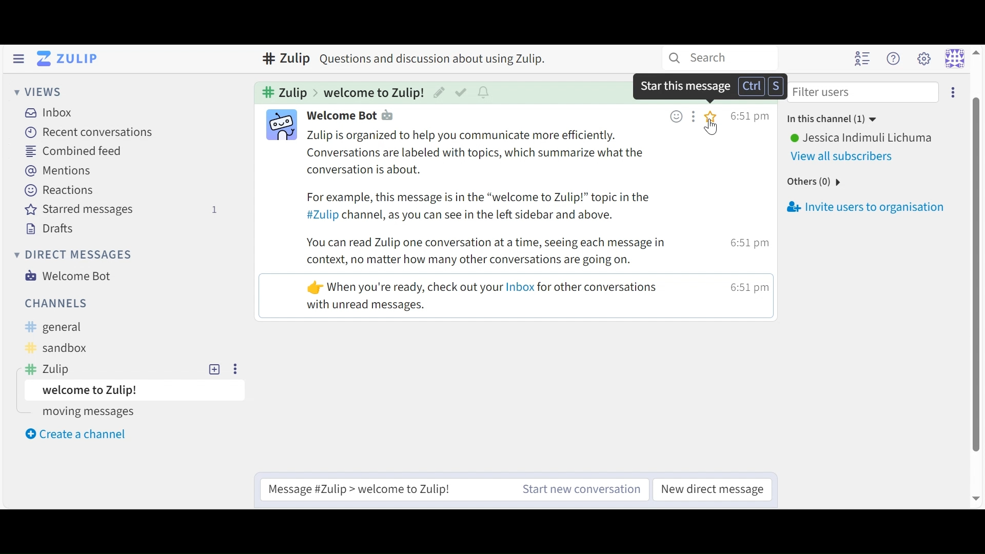  I want to click on text, so click(538, 202).